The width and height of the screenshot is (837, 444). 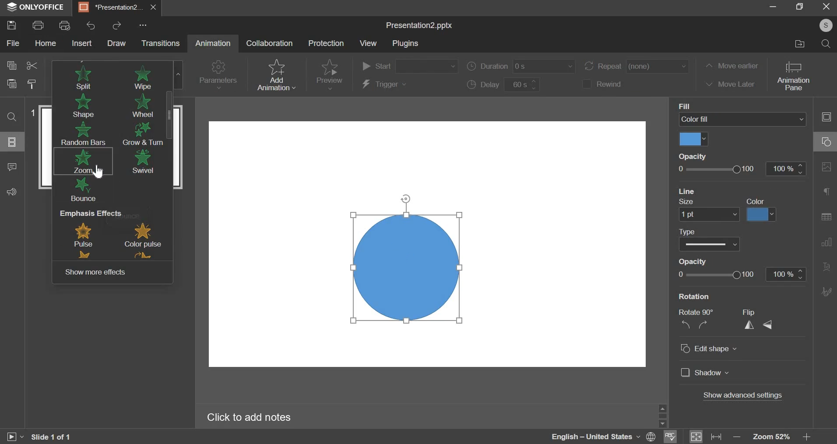 I want to click on edit shape, so click(x=708, y=349).